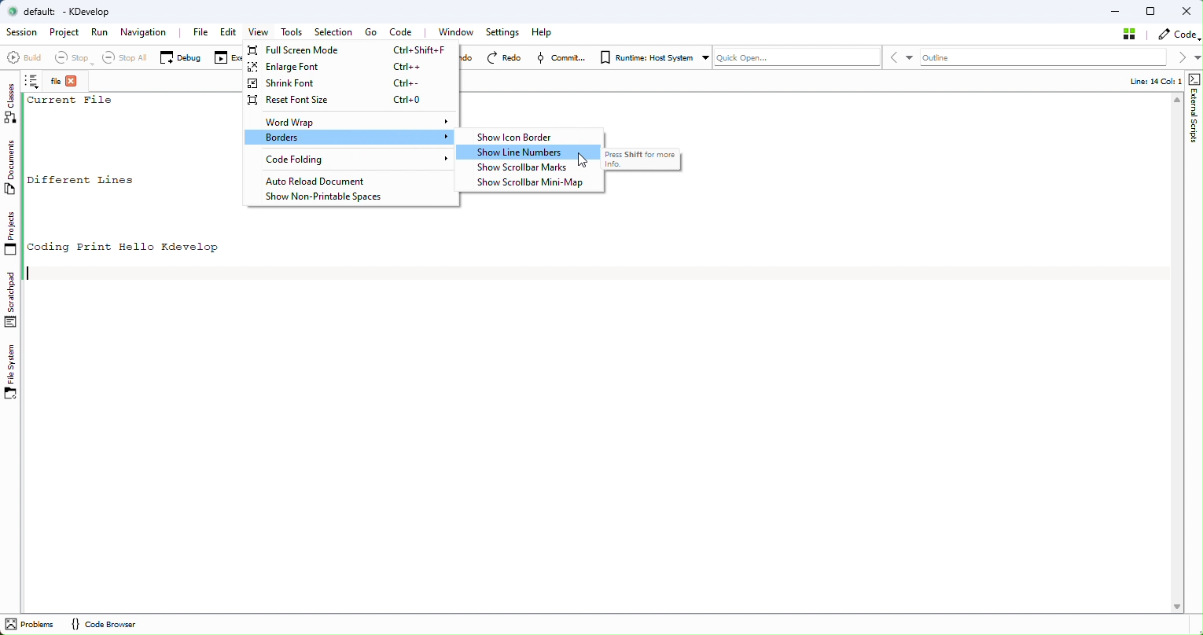 This screenshot has width=1203, height=635. What do you see at coordinates (351, 67) in the screenshot?
I see `Enlarge Font Ctrl++` at bounding box center [351, 67].